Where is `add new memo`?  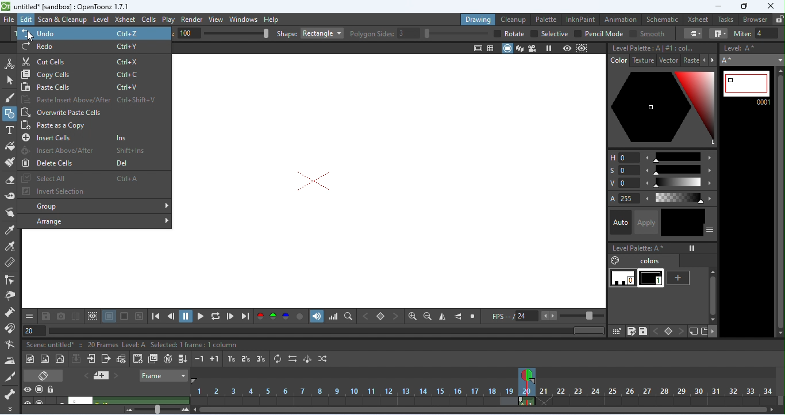
add new memo is located at coordinates (102, 375).